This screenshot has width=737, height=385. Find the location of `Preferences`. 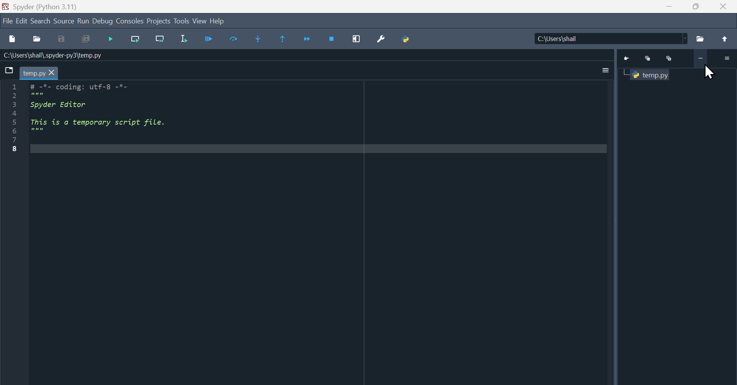

Preferences is located at coordinates (381, 39).